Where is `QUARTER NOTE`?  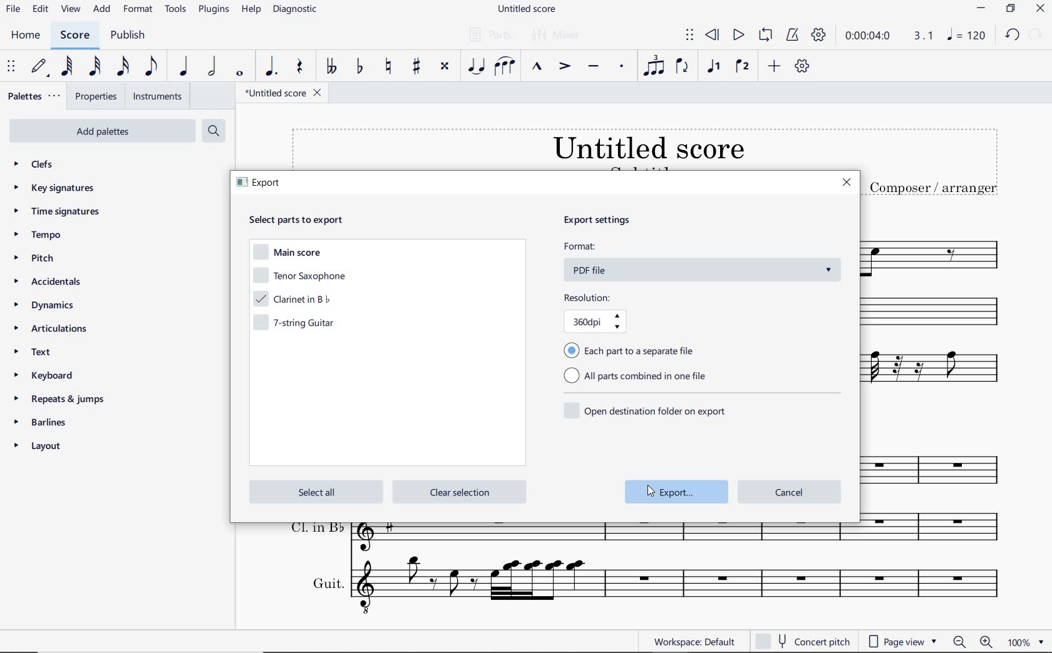 QUARTER NOTE is located at coordinates (184, 67).